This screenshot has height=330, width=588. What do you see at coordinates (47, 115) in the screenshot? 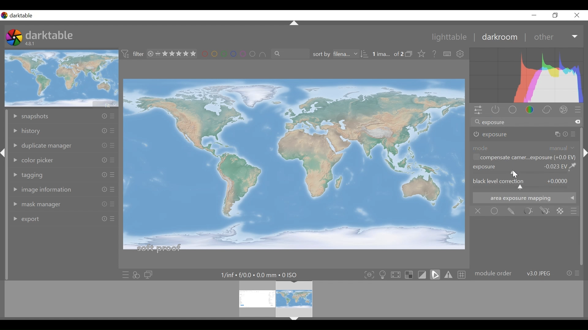
I see `snapshots` at bounding box center [47, 115].